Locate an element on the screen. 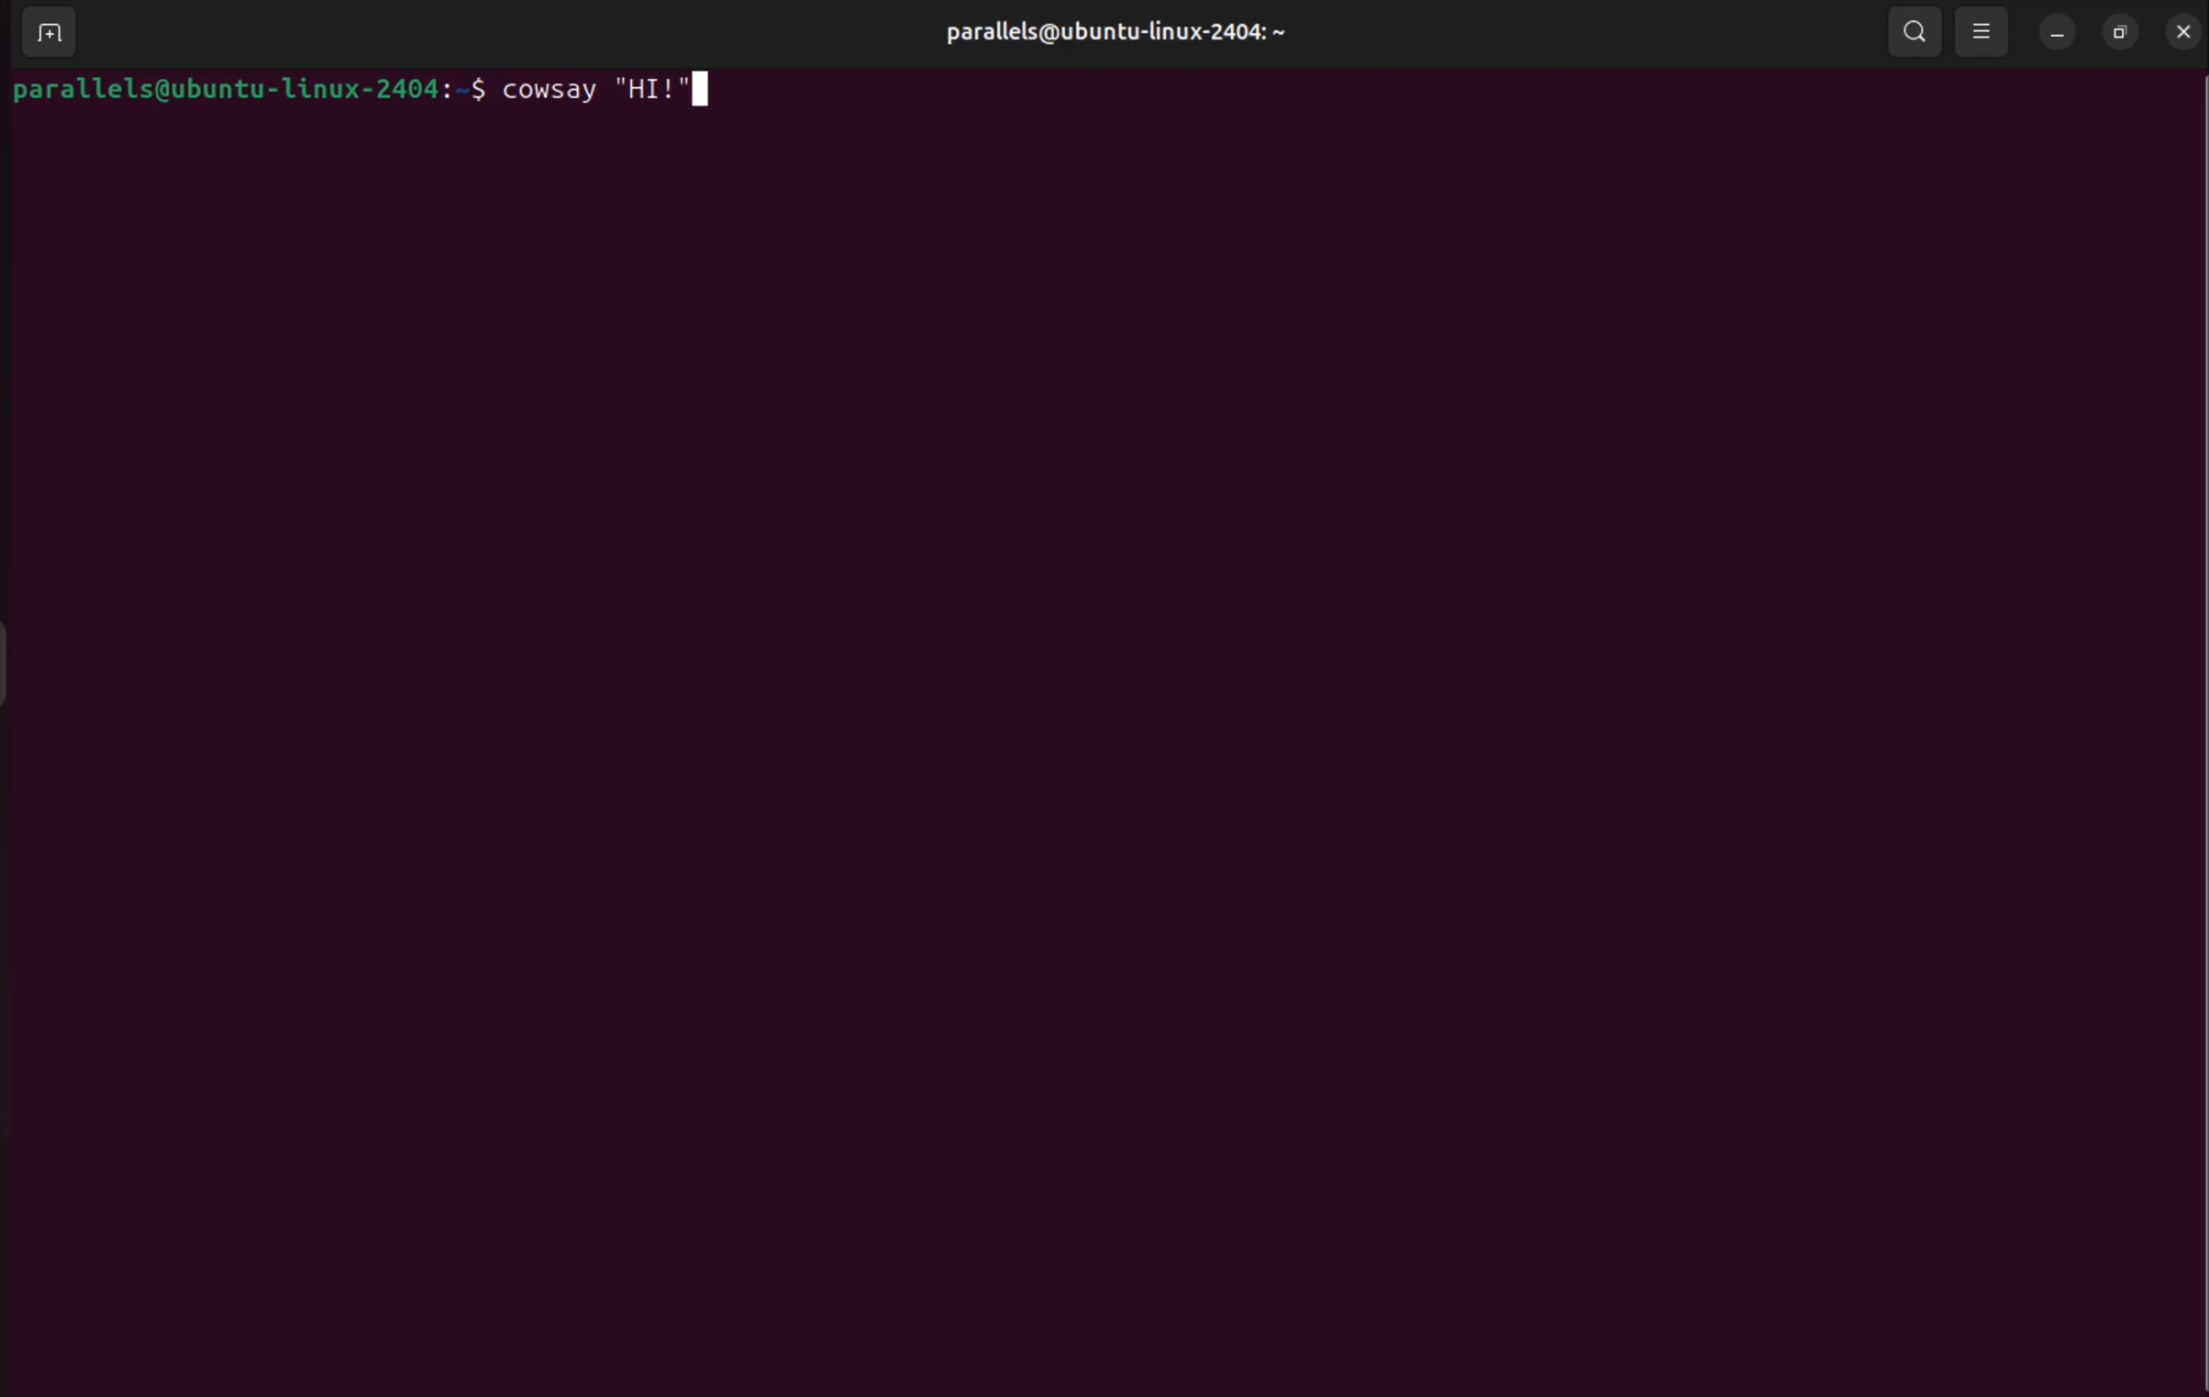  resize is located at coordinates (2118, 34).